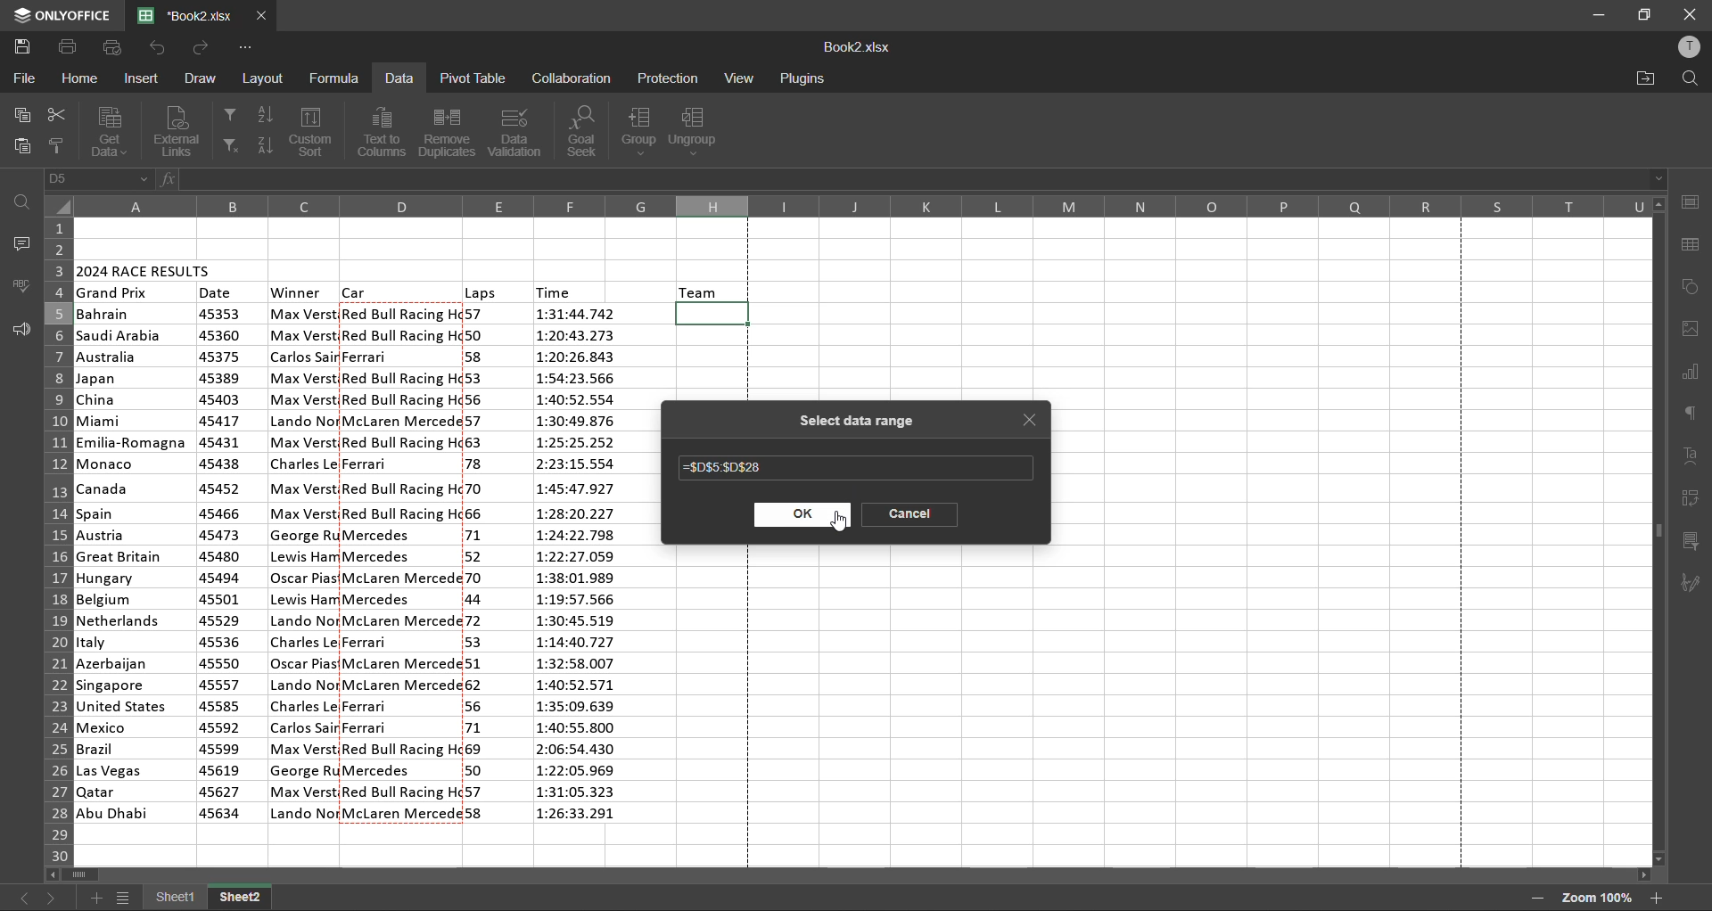 Image resolution: width=1712 pixels, height=911 pixels. I want to click on layout, so click(266, 79).